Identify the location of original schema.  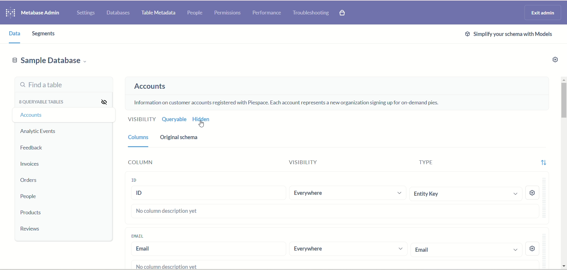
(182, 140).